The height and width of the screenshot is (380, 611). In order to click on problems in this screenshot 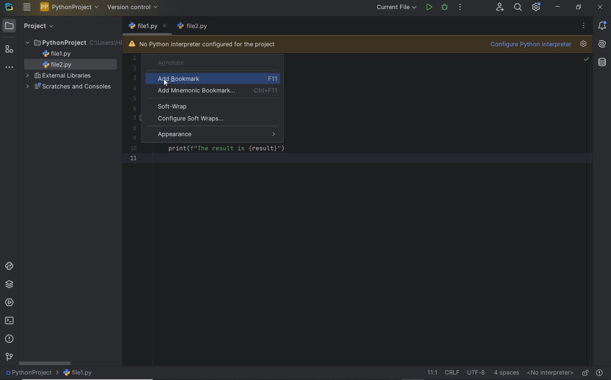, I will do `click(600, 372)`.